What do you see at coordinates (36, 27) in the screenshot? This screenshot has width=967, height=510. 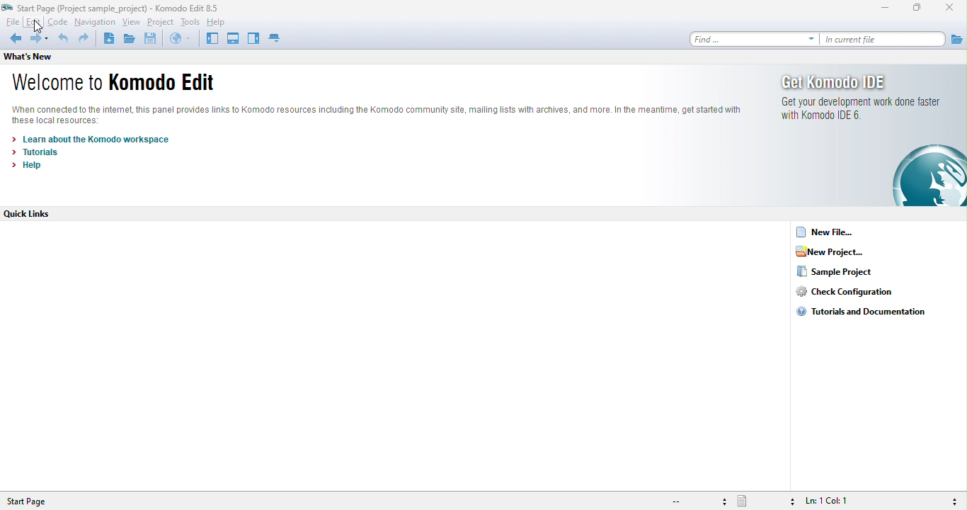 I see `cursor ` at bounding box center [36, 27].